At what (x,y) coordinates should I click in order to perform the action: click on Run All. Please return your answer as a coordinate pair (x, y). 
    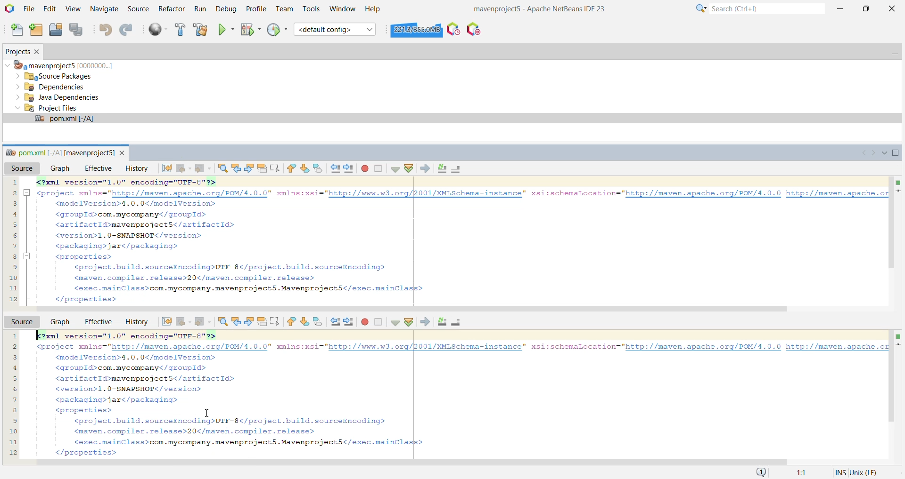
    Looking at the image, I should click on (158, 30).